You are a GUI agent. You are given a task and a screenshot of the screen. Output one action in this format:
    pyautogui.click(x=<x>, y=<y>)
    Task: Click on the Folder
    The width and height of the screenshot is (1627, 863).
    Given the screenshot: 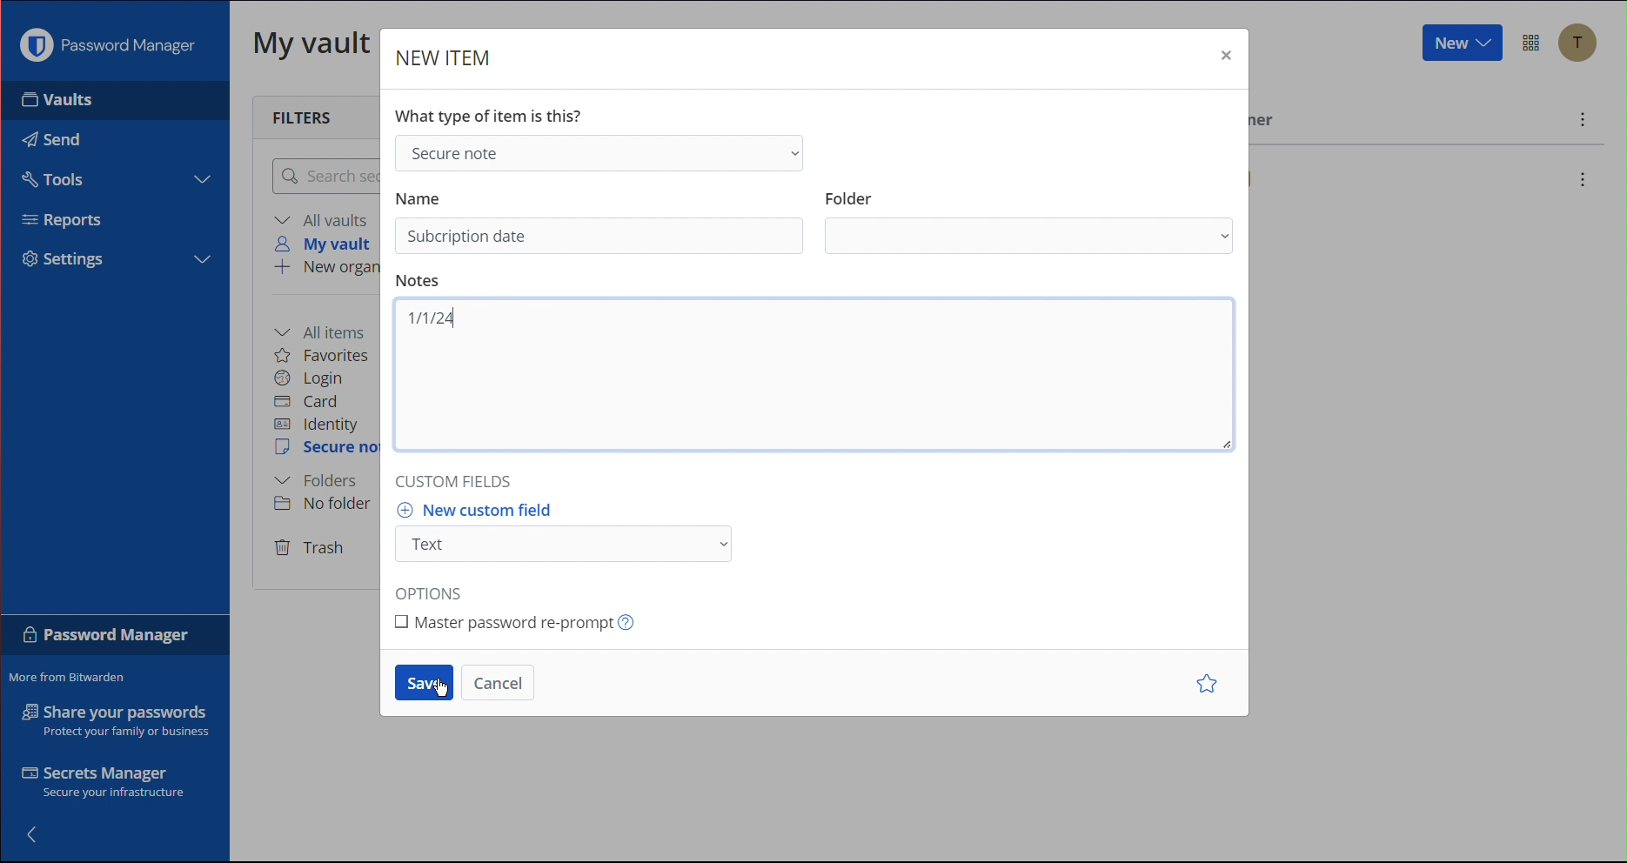 What is the action you would take?
    pyautogui.click(x=1032, y=237)
    